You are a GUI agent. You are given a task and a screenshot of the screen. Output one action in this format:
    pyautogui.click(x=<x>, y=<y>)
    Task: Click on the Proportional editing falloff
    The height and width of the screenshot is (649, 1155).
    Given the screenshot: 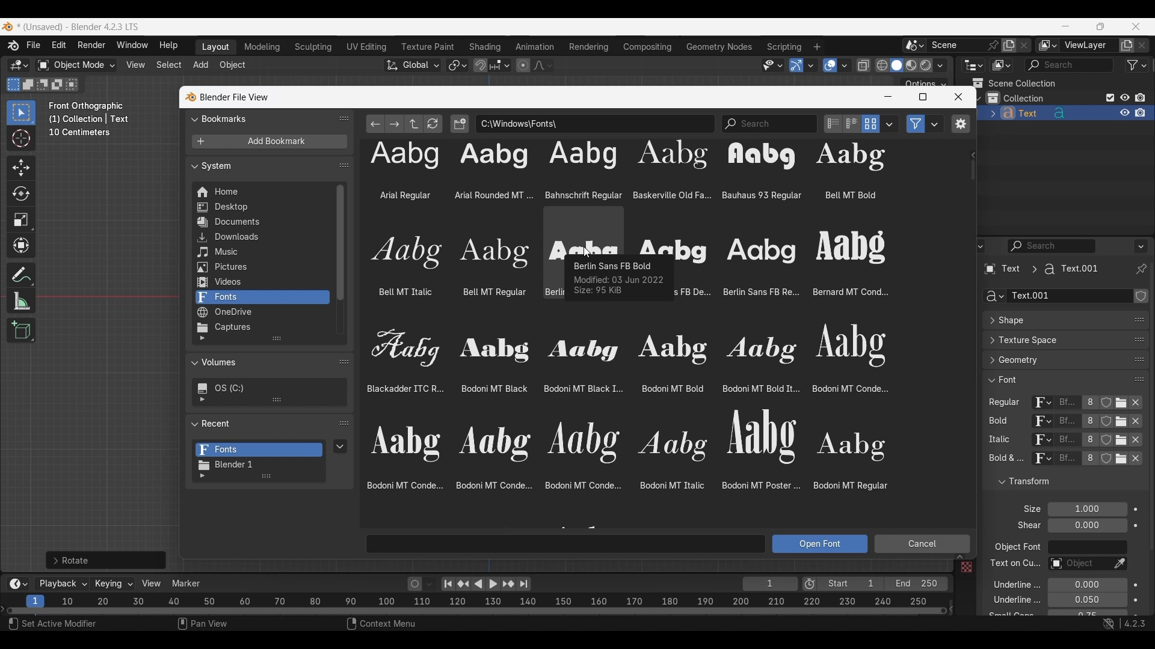 What is the action you would take?
    pyautogui.click(x=543, y=65)
    